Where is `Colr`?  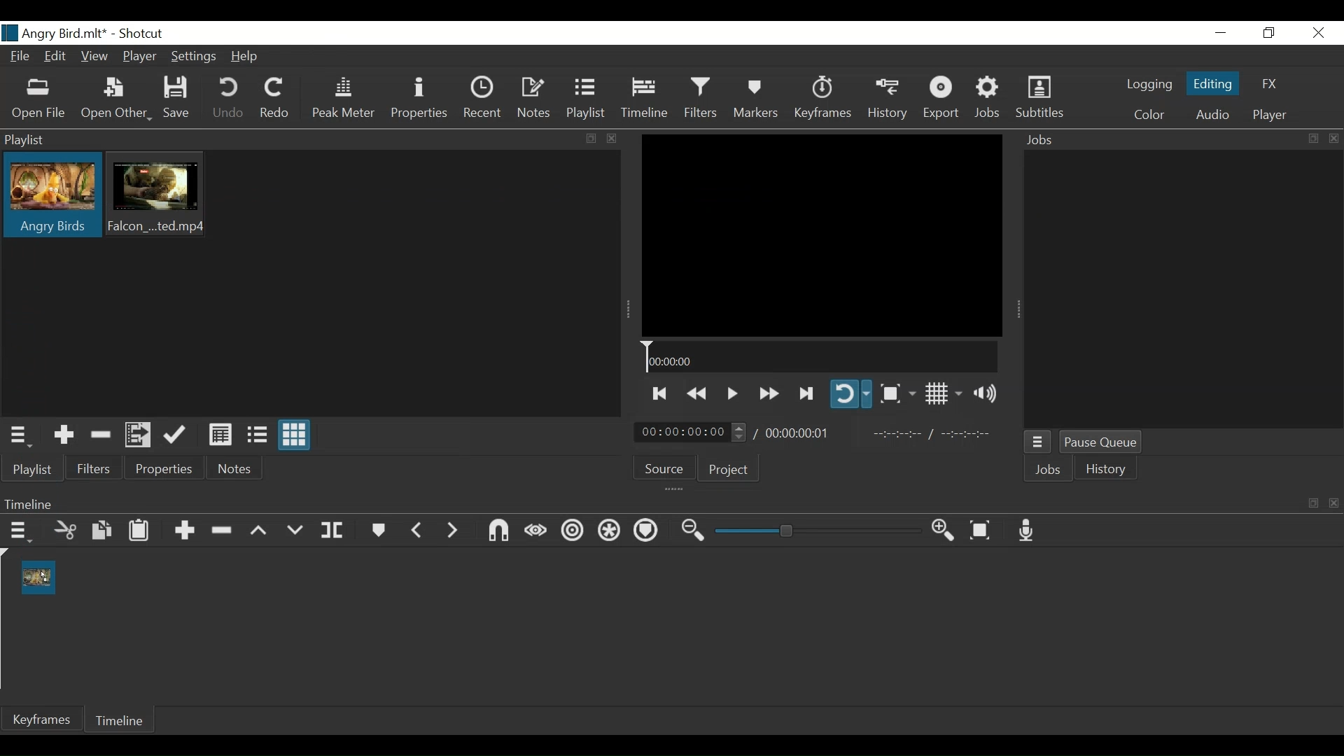 Colr is located at coordinates (1149, 115).